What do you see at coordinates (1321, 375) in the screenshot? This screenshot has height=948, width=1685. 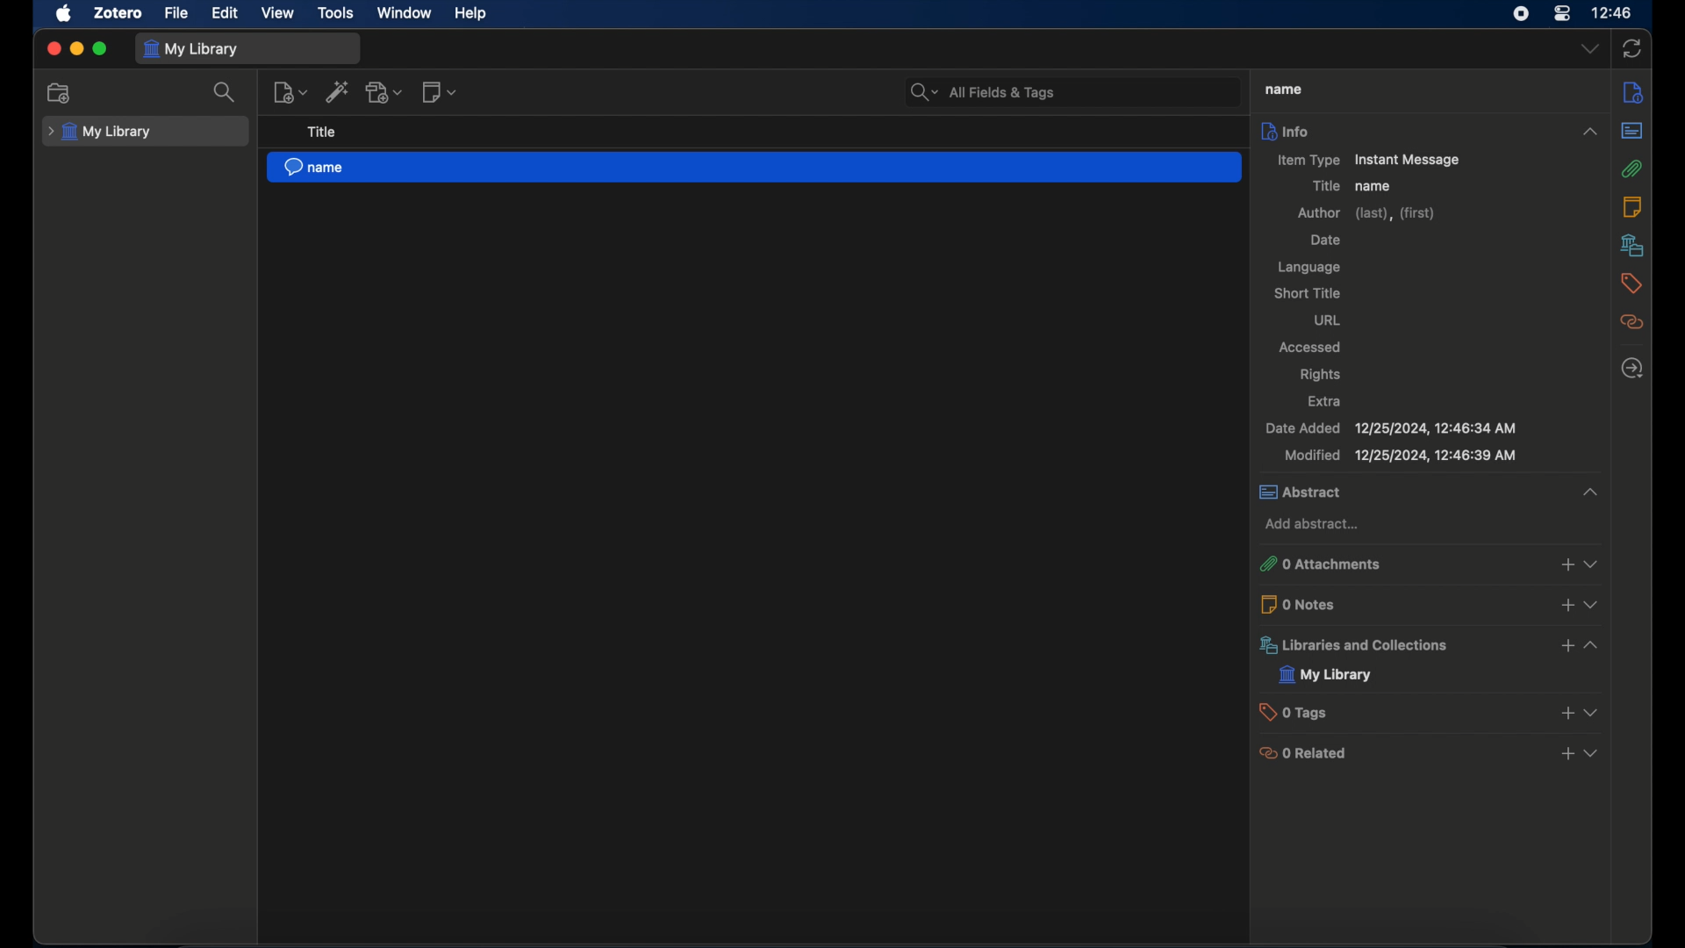 I see `rights` at bounding box center [1321, 375].